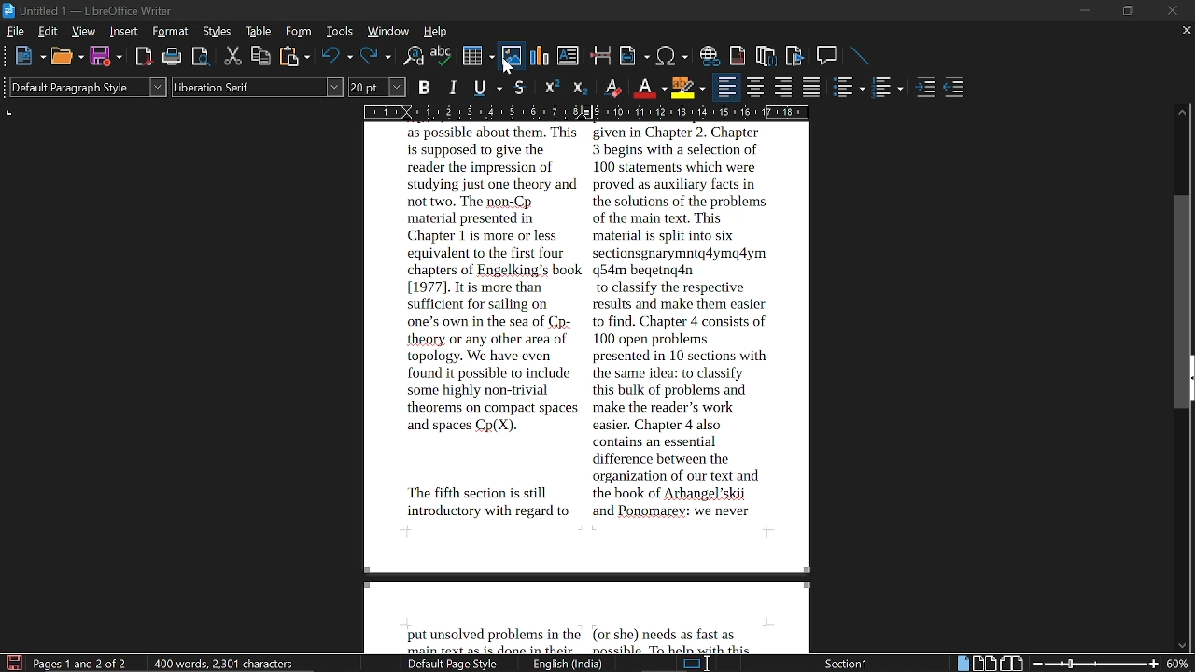 Image resolution: width=1195 pixels, height=672 pixels. Describe the element at coordinates (794, 56) in the screenshot. I see `insret bookmark` at that location.